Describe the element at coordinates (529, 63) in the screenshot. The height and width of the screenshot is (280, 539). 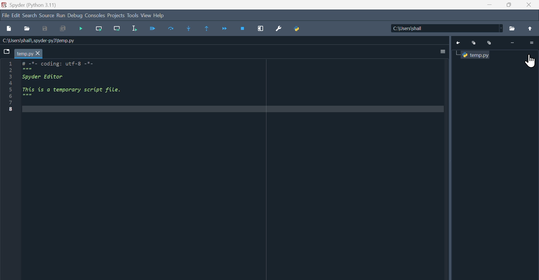
I see `cursor` at that location.